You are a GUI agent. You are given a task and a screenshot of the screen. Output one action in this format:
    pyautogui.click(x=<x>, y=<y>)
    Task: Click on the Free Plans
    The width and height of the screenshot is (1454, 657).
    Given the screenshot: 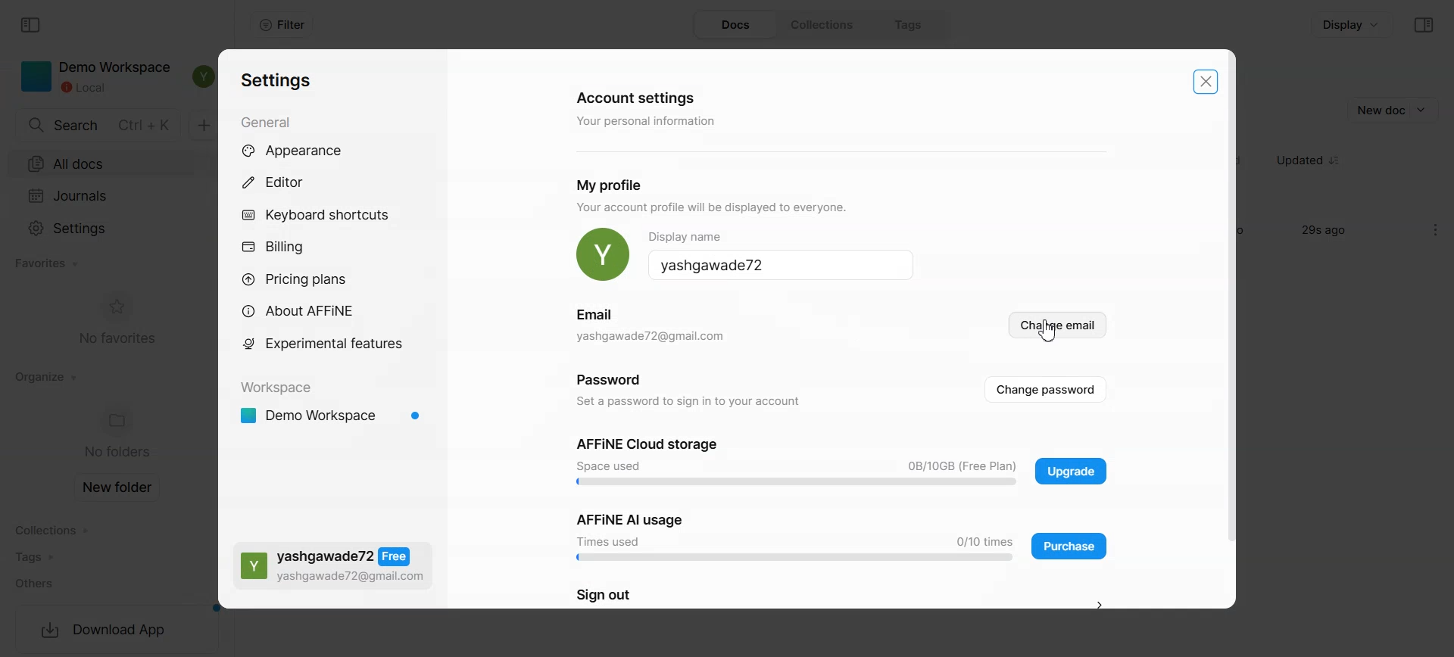 What is the action you would take?
    pyautogui.click(x=329, y=568)
    